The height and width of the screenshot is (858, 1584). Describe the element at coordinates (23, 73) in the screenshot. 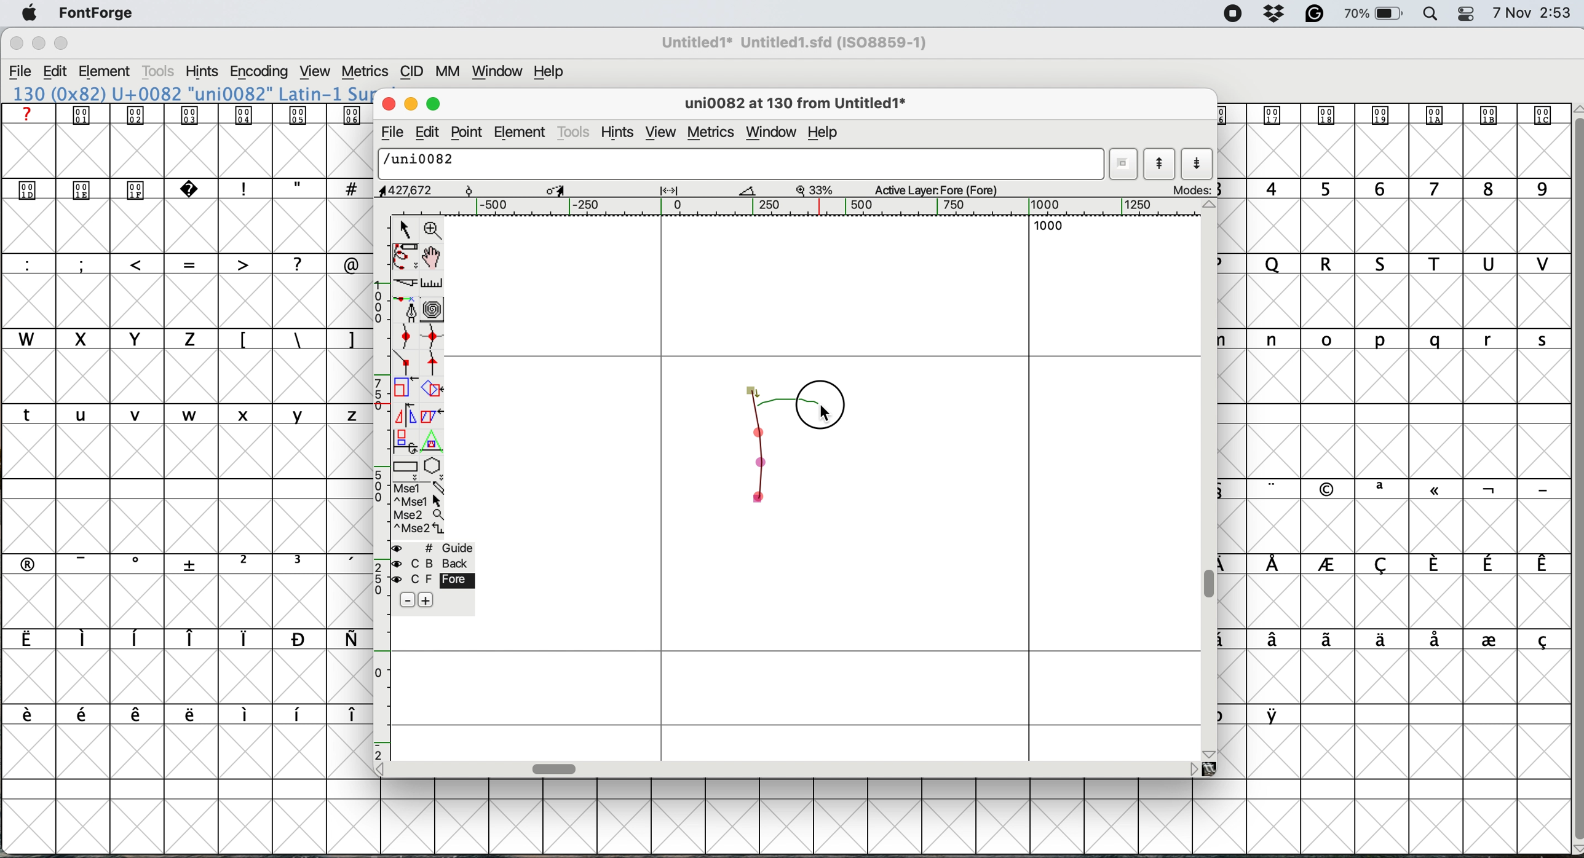

I see `file` at that location.